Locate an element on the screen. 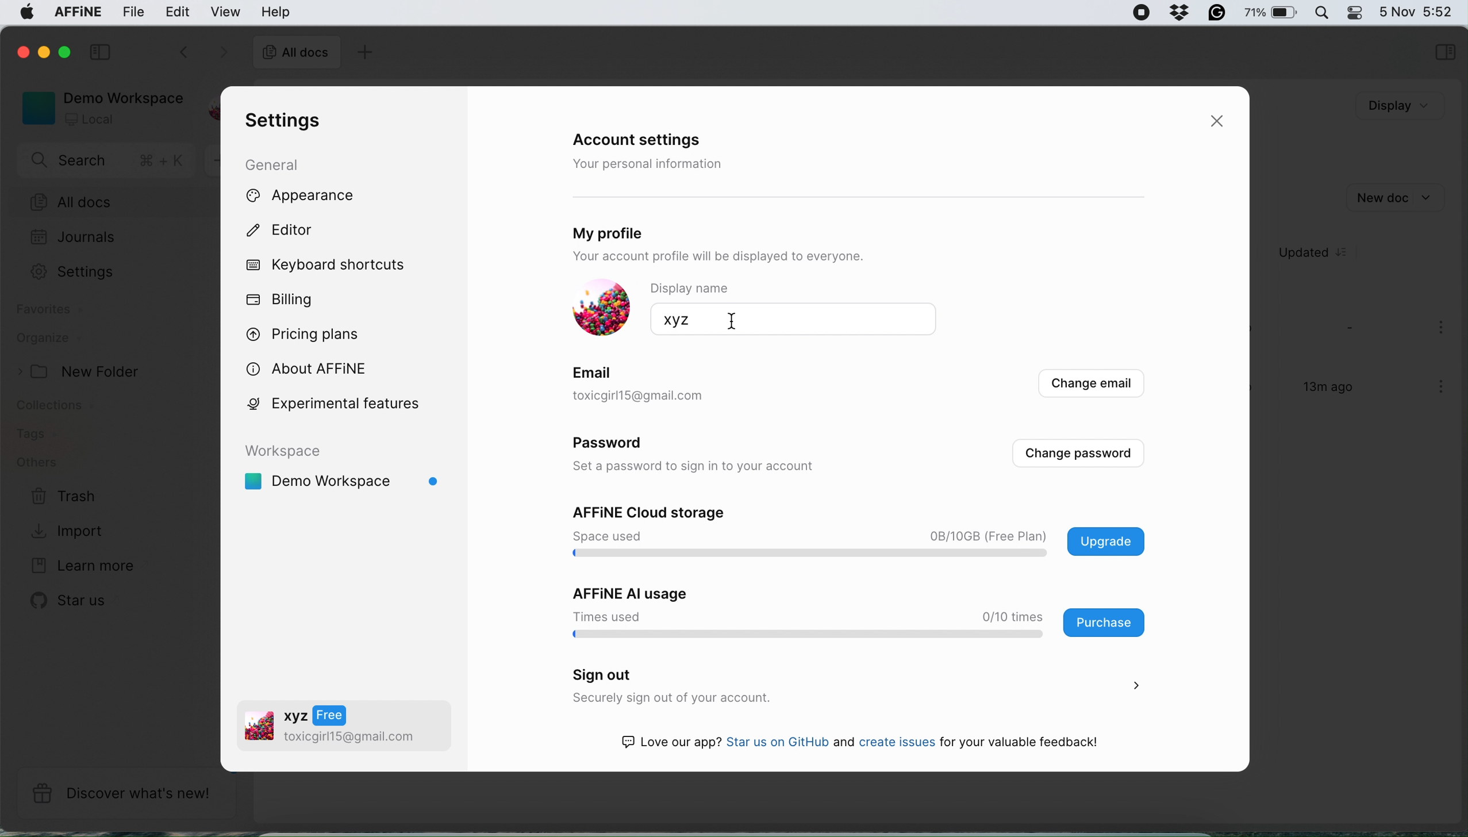 The width and height of the screenshot is (1468, 837). display name is located at coordinates (707, 288).